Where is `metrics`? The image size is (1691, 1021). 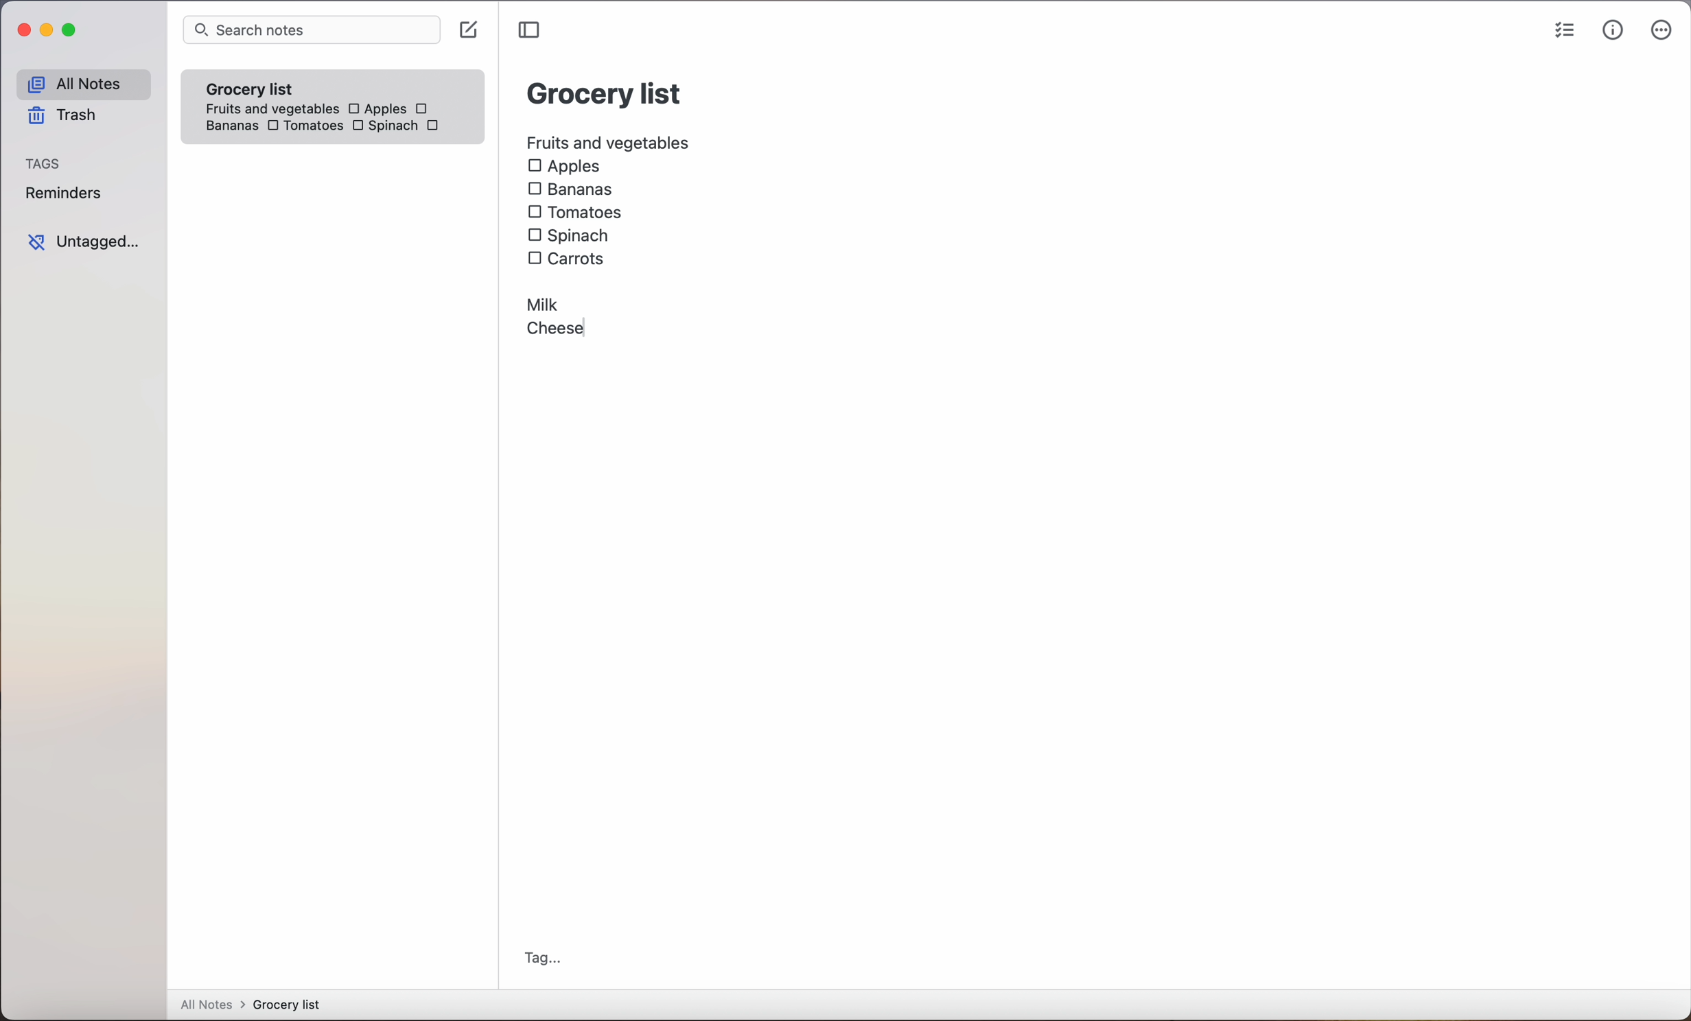 metrics is located at coordinates (1613, 31).